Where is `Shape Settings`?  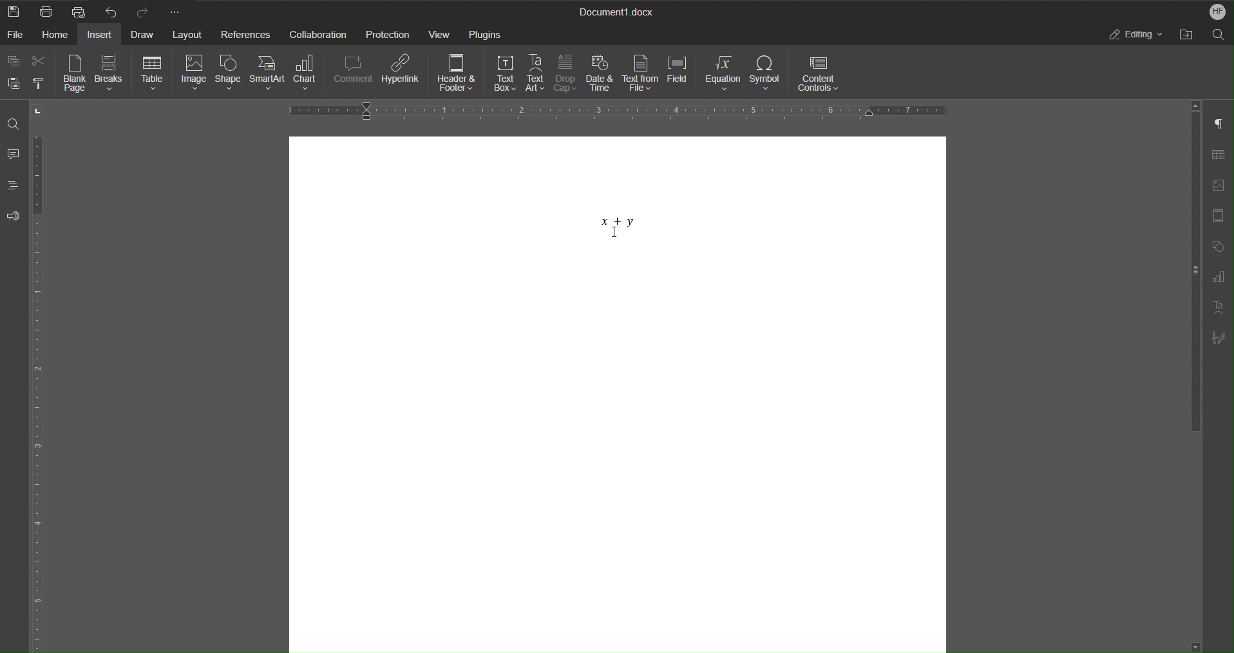 Shape Settings is located at coordinates (1217, 246).